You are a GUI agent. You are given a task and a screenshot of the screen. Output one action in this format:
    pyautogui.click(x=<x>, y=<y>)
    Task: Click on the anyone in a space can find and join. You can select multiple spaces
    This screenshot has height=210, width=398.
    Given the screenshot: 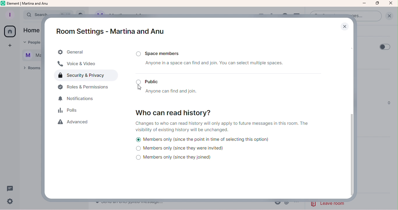 What is the action you would take?
    pyautogui.click(x=208, y=64)
    